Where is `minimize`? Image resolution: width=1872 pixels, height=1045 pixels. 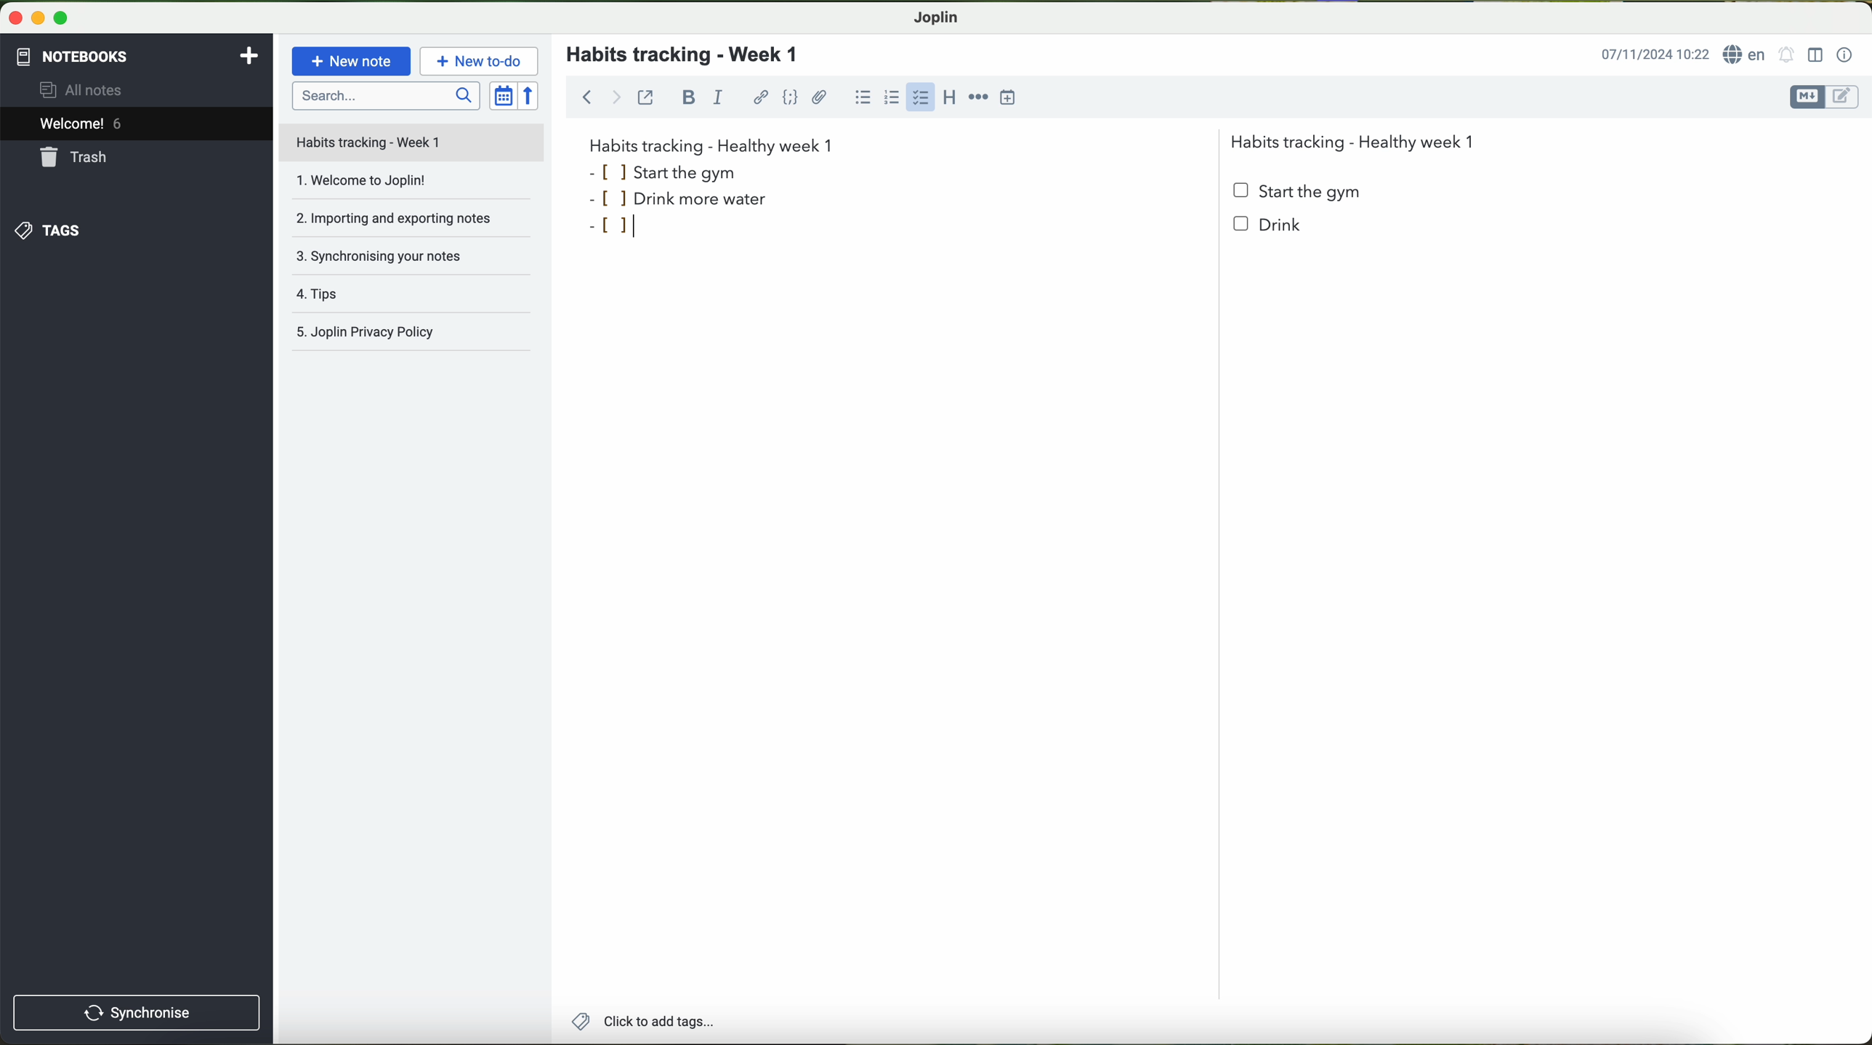 minimize is located at coordinates (35, 17).